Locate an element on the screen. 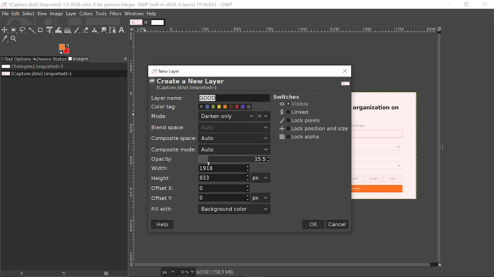  Fuzzy select tool is located at coordinates (31, 31).